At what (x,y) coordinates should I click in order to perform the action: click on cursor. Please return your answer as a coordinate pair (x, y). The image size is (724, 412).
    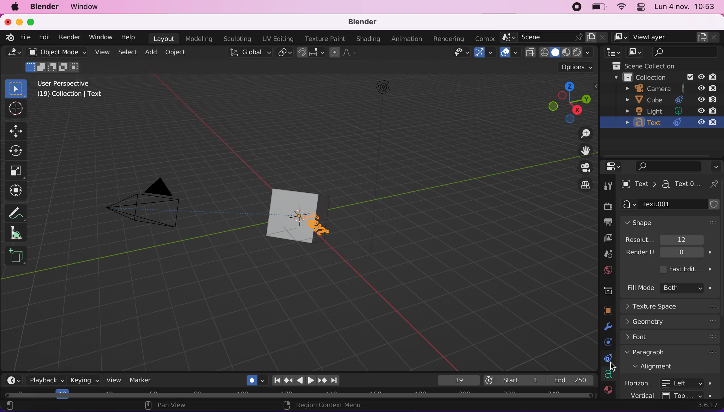
    Looking at the image, I should click on (14, 108).